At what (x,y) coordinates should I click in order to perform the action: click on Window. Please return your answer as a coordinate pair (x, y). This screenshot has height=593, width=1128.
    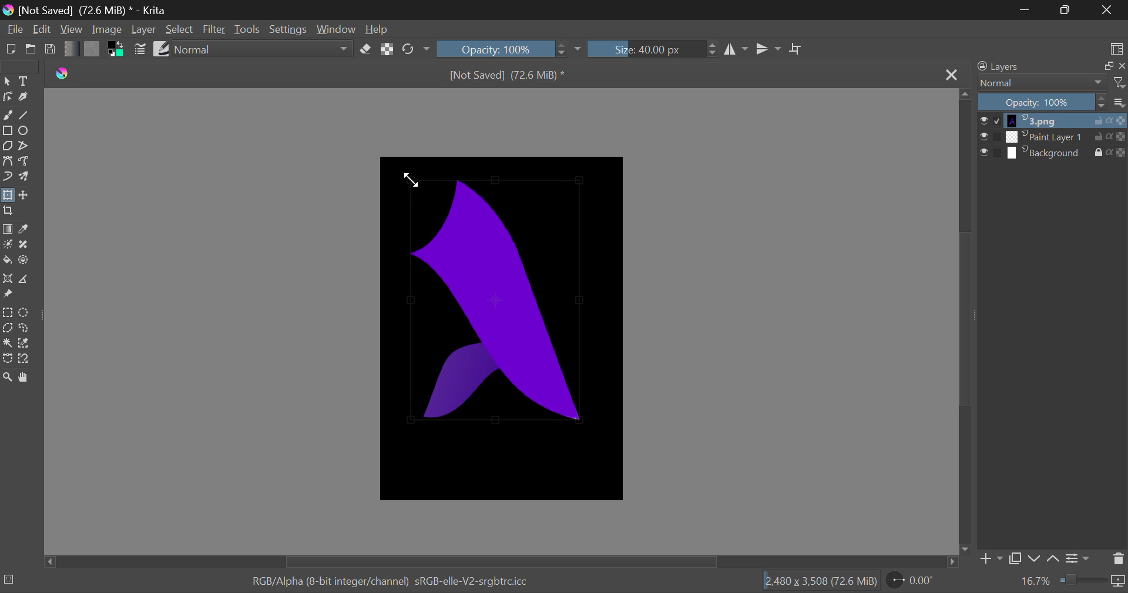
    Looking at the image, I should click on (334, 29).